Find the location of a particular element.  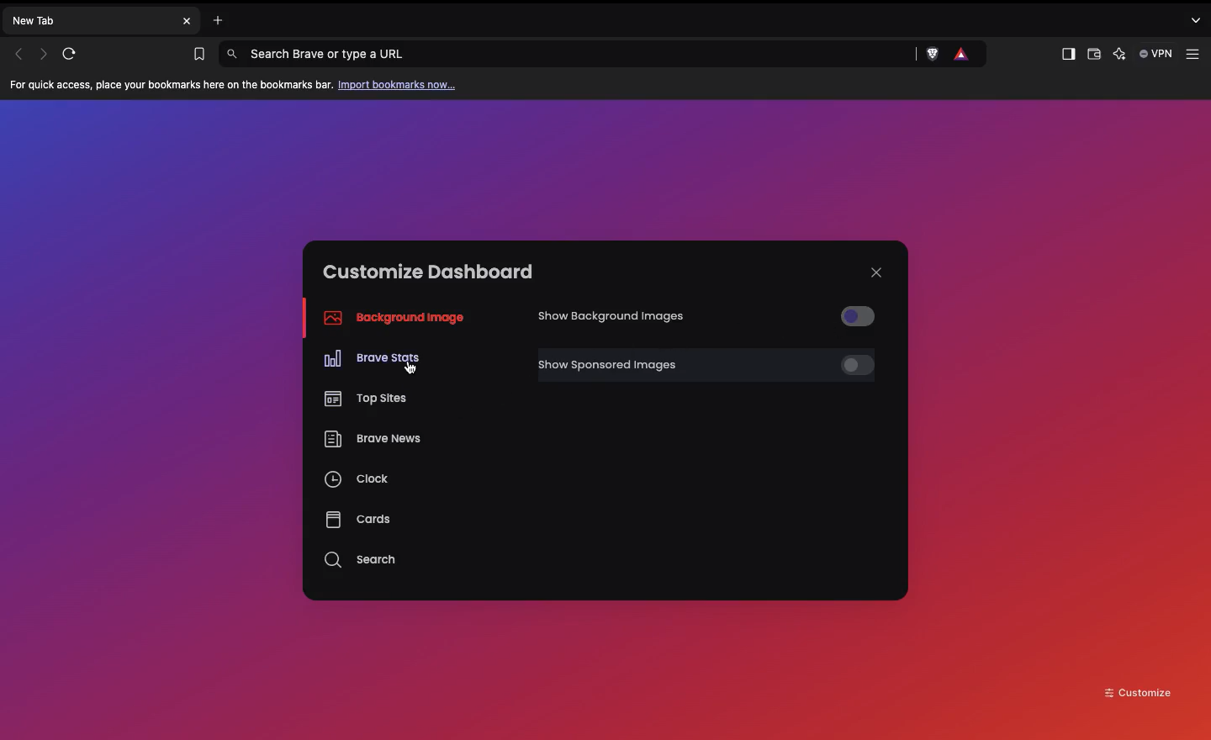

Previous page is located at coordinates (19, 54).